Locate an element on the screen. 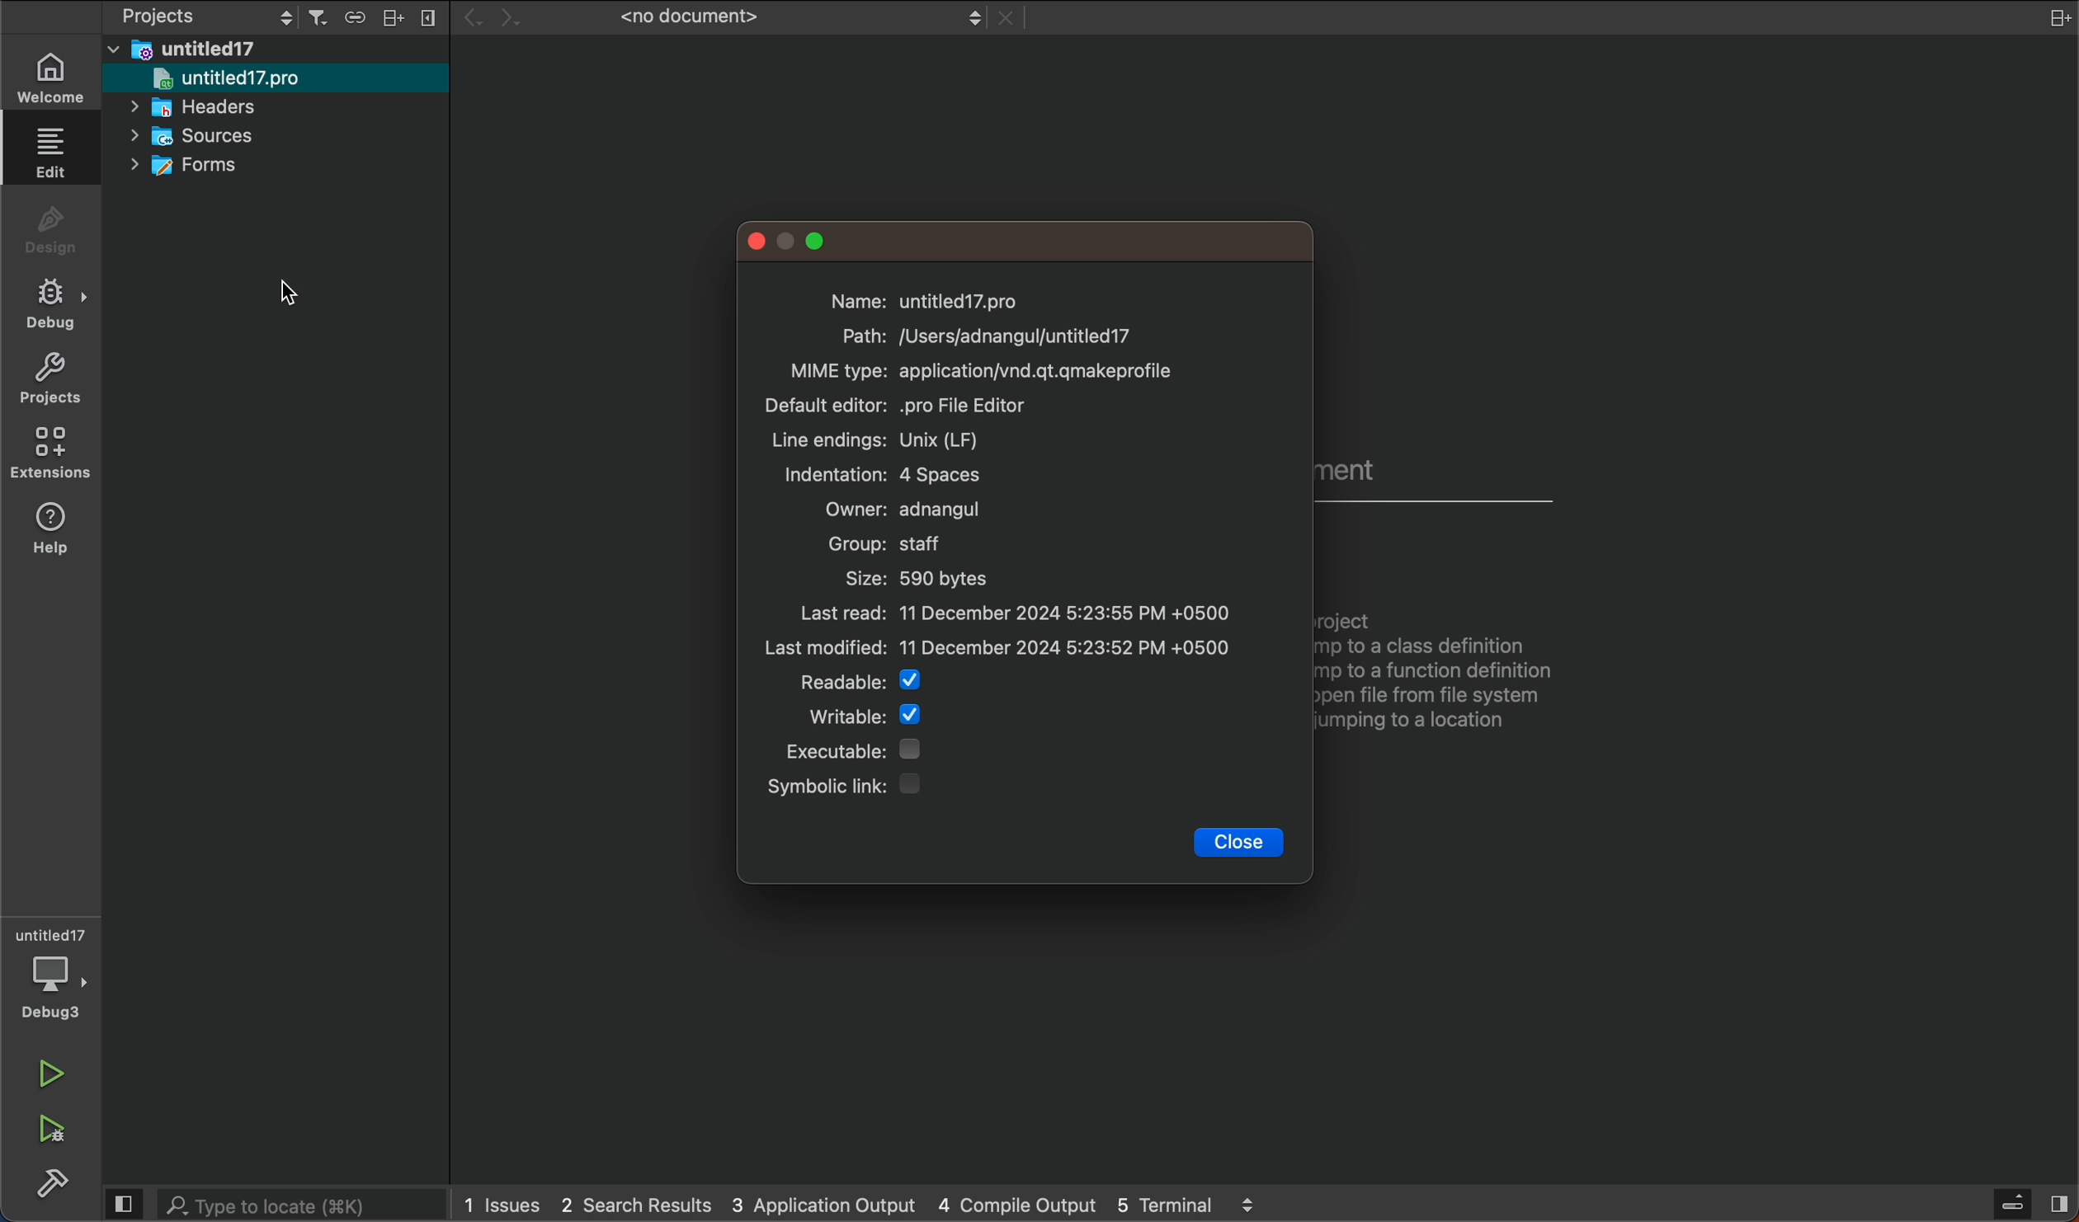 The height and width of the screenshot is (1222, 2079). arrows is located at coordinates (501, 18).